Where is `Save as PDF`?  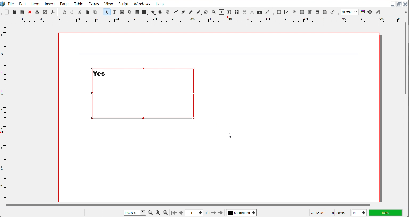 Save as PDF is located at coordinates (52, 12).